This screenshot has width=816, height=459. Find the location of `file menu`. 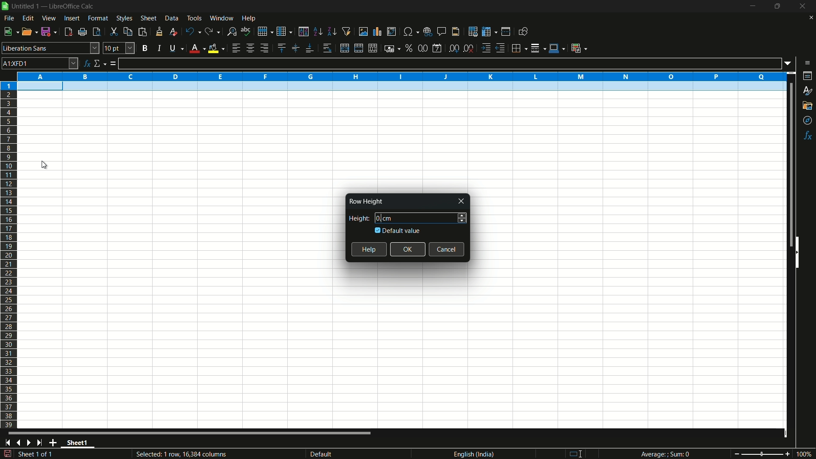

file menu is located at coordinates (9, 18).